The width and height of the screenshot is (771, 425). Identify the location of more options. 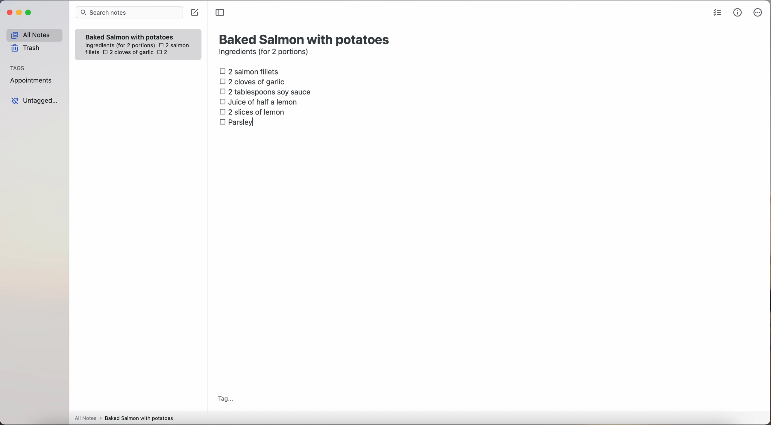
(759, 13).